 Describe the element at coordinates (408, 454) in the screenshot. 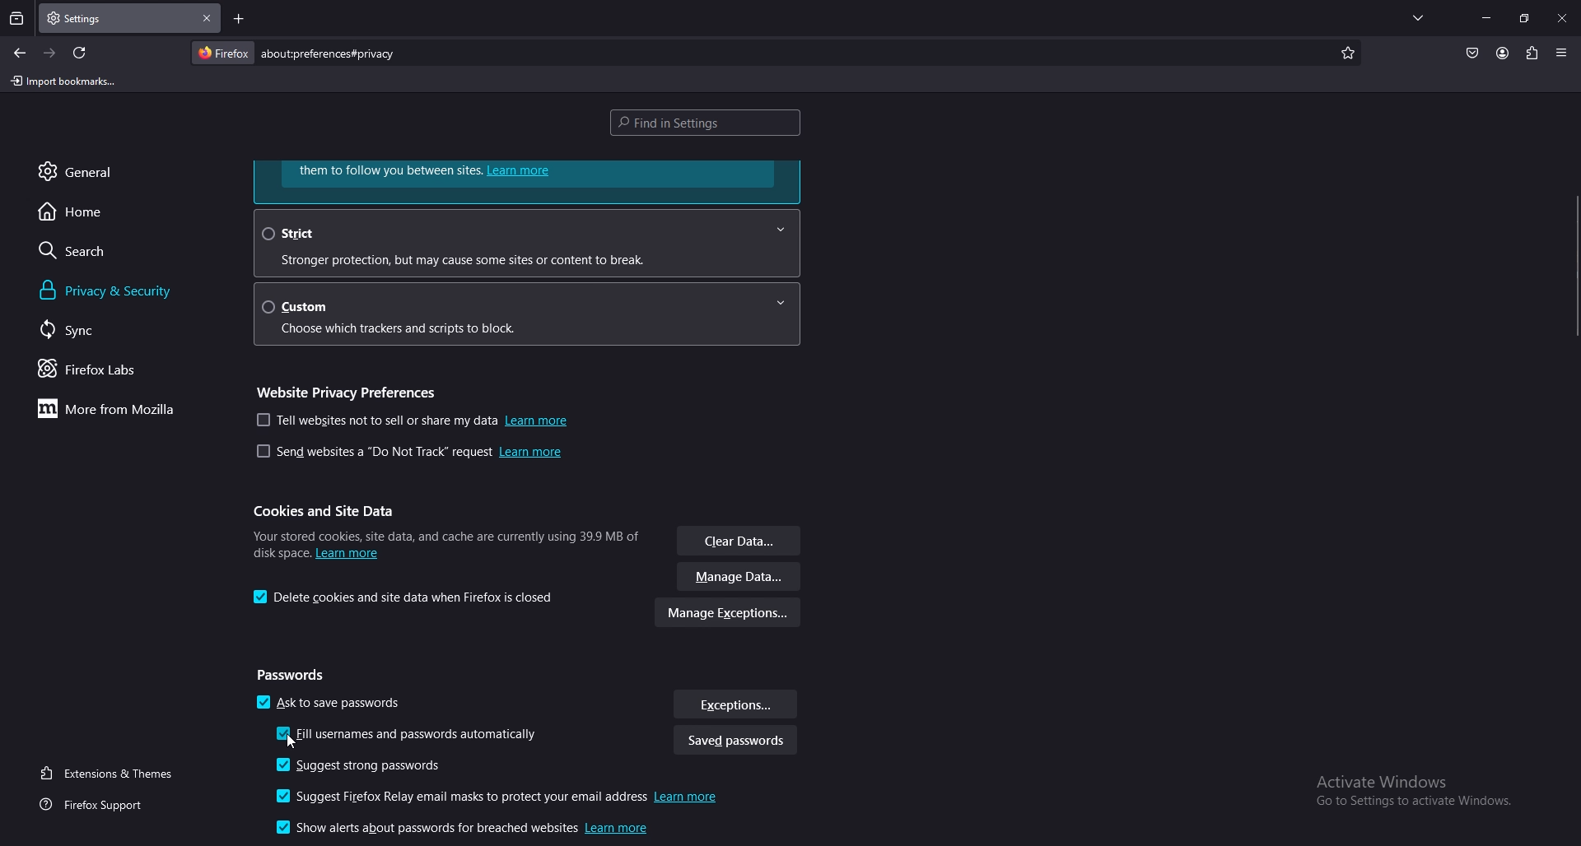

I see `send website do not track request` at that location.